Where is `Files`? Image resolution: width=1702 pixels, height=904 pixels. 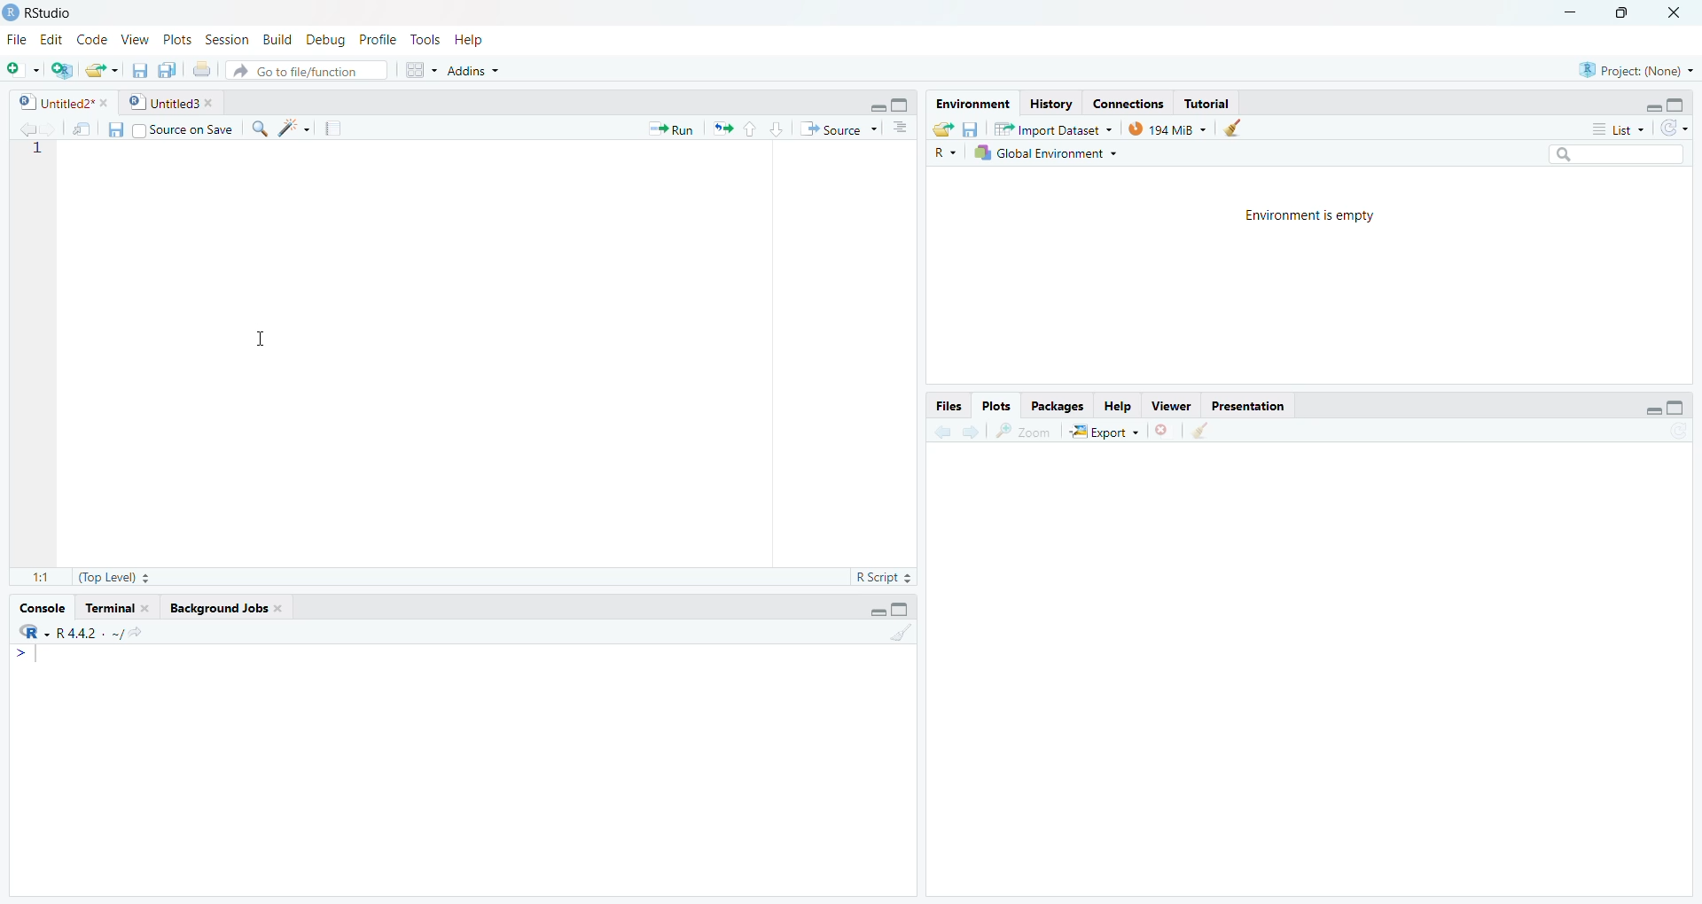 Files is located at coordinates (950, 407).